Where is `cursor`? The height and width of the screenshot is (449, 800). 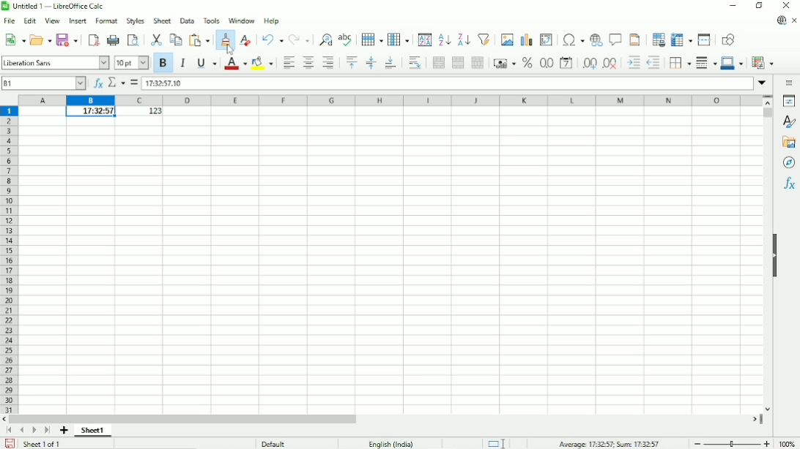 cursor is located at coordinates (230, 49).